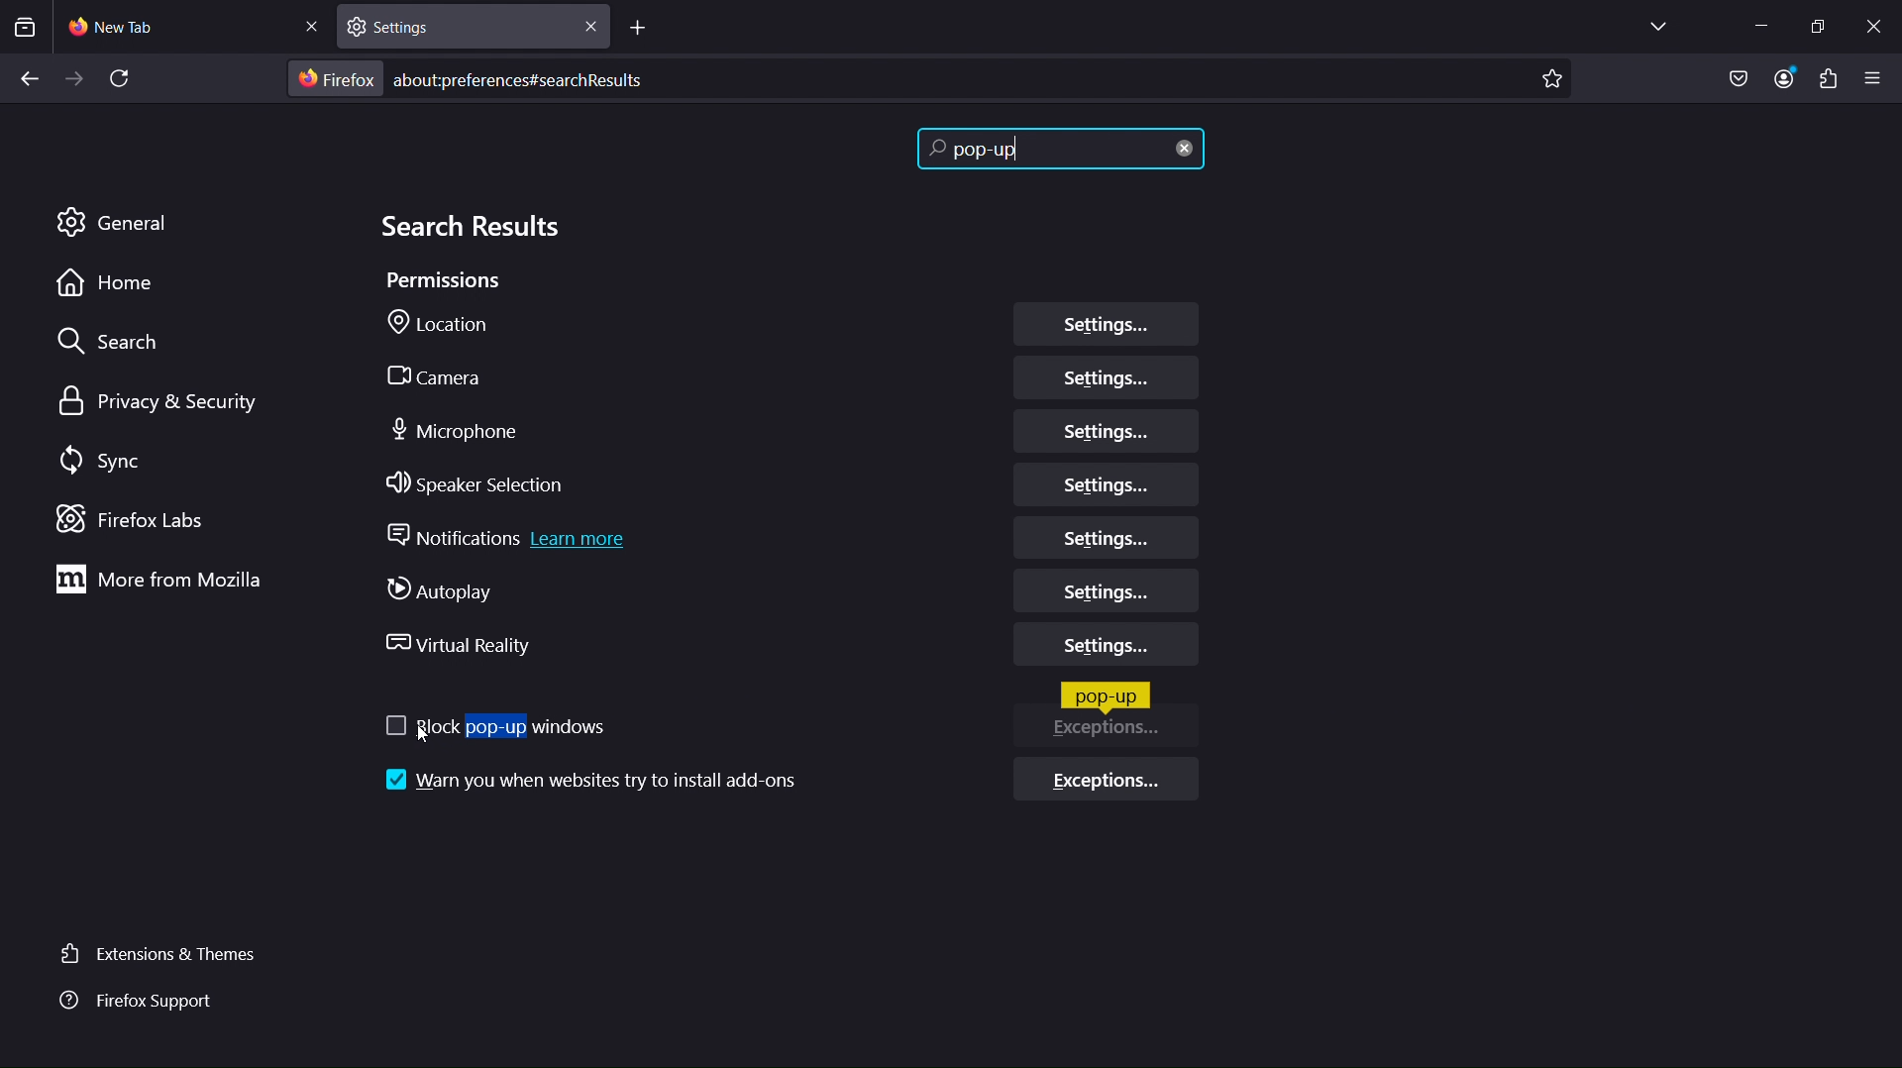  Describe the element at coordinates (1828, 78) in the screenshot. I see `Plugins` at that location.